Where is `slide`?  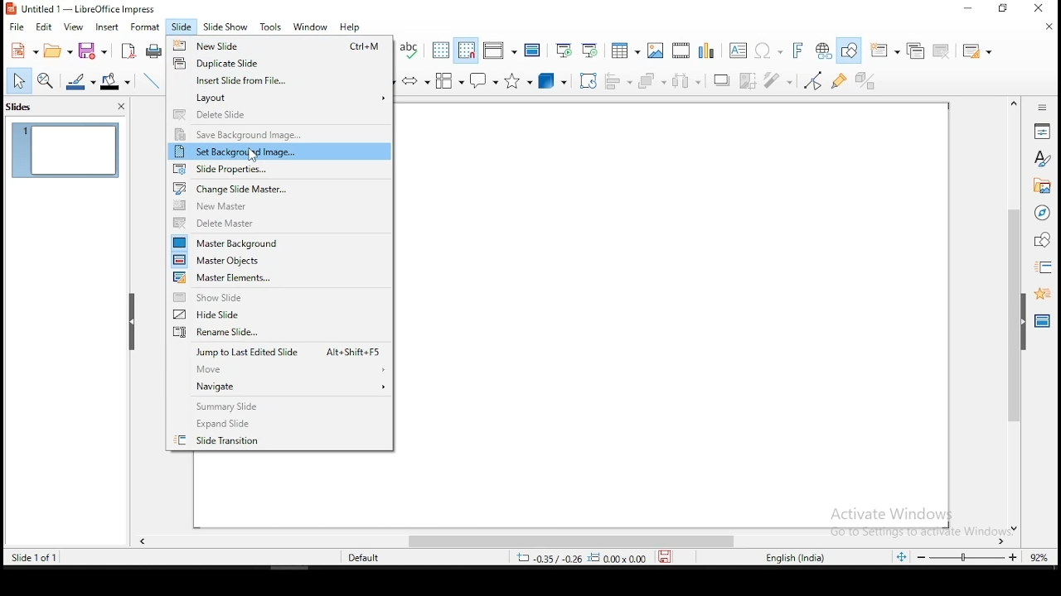
slide is located at coordinates (65, 150).